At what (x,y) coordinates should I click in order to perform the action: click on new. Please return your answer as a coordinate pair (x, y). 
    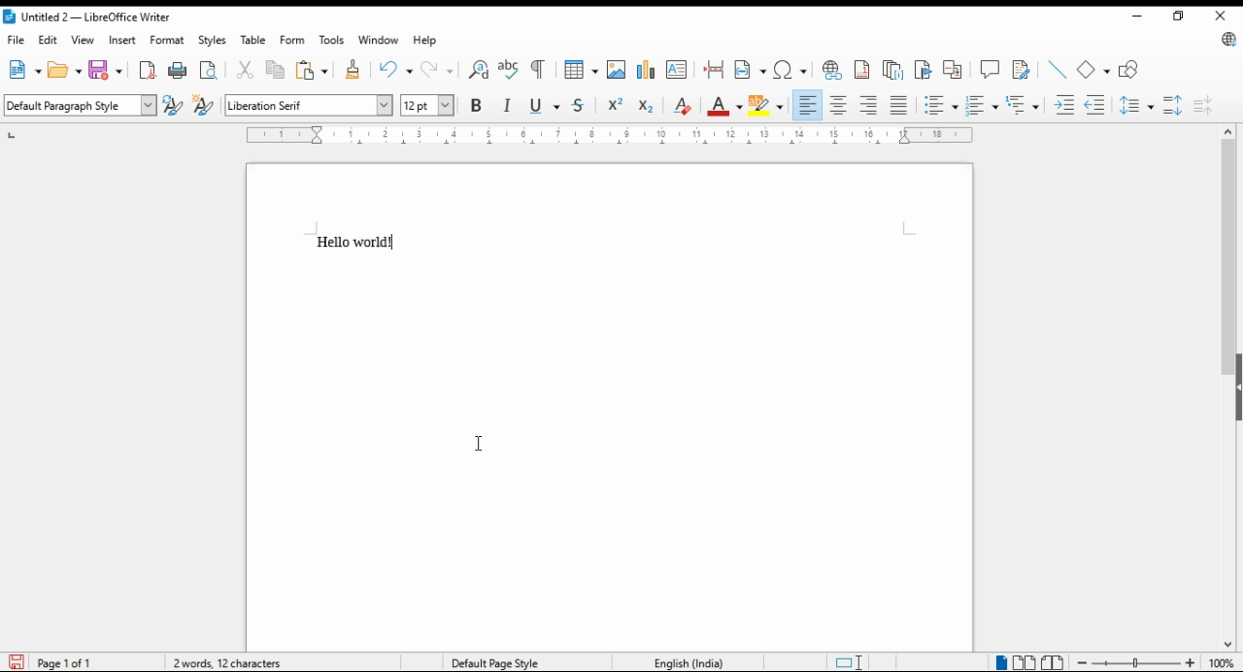
    Looking at the image, I should click on (21, 68).